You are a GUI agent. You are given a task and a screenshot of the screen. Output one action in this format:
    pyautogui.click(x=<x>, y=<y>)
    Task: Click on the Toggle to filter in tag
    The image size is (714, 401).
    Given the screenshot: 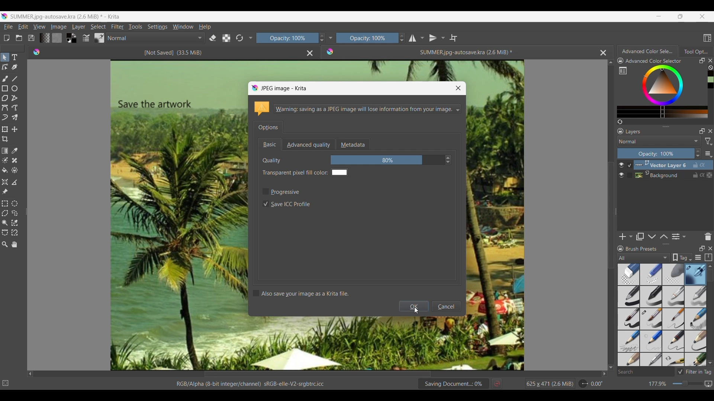 What is the action you would take?
    pyautogui.click(x=694, y=372)
    